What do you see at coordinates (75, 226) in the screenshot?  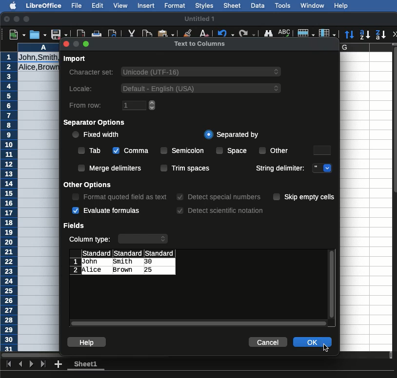 I see `Fields` at bounding box center [75, 226].